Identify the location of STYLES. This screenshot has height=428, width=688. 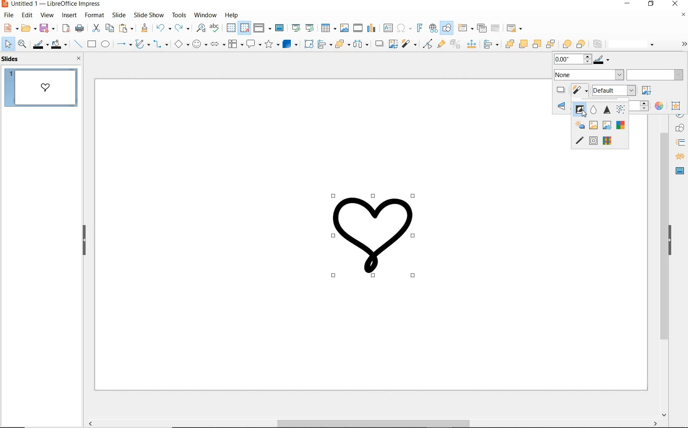
(680, 141).